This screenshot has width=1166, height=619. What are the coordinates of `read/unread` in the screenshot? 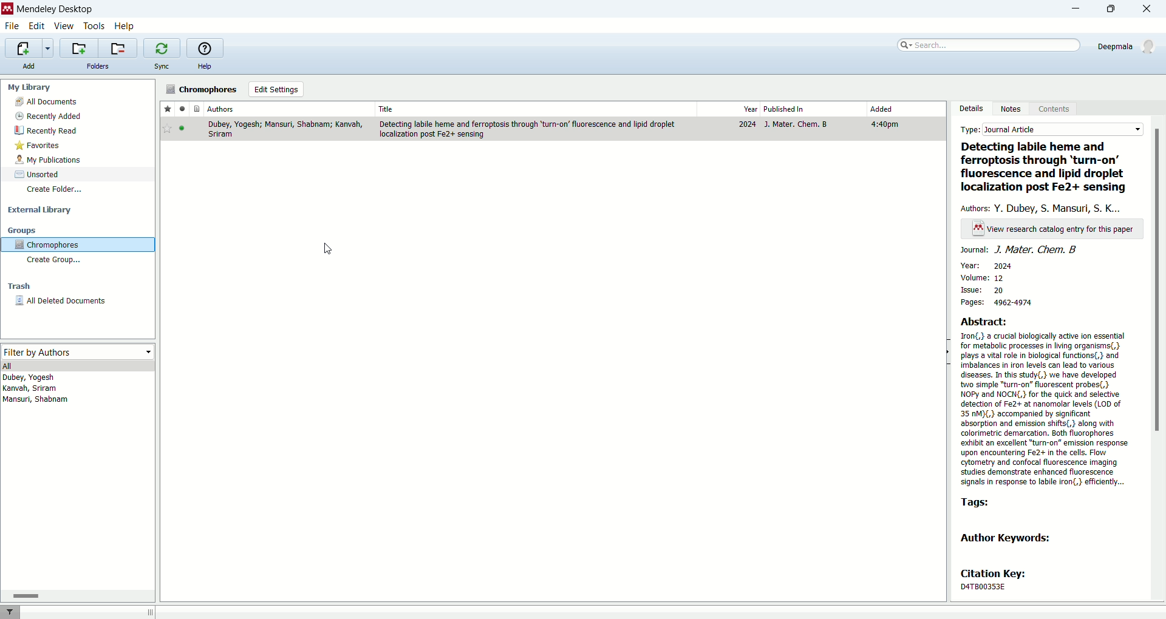 It's located at (180, 109).